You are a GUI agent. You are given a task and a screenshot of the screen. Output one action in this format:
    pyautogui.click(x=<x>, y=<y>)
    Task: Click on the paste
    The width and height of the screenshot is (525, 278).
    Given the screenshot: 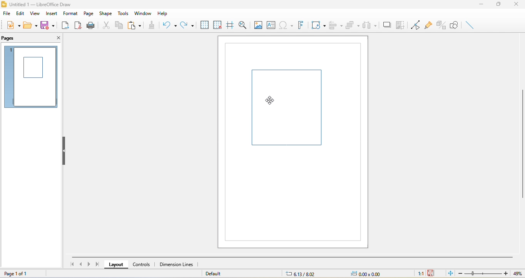 What is the action you would take?
    pyautogui.click(x=135, y=24)
    